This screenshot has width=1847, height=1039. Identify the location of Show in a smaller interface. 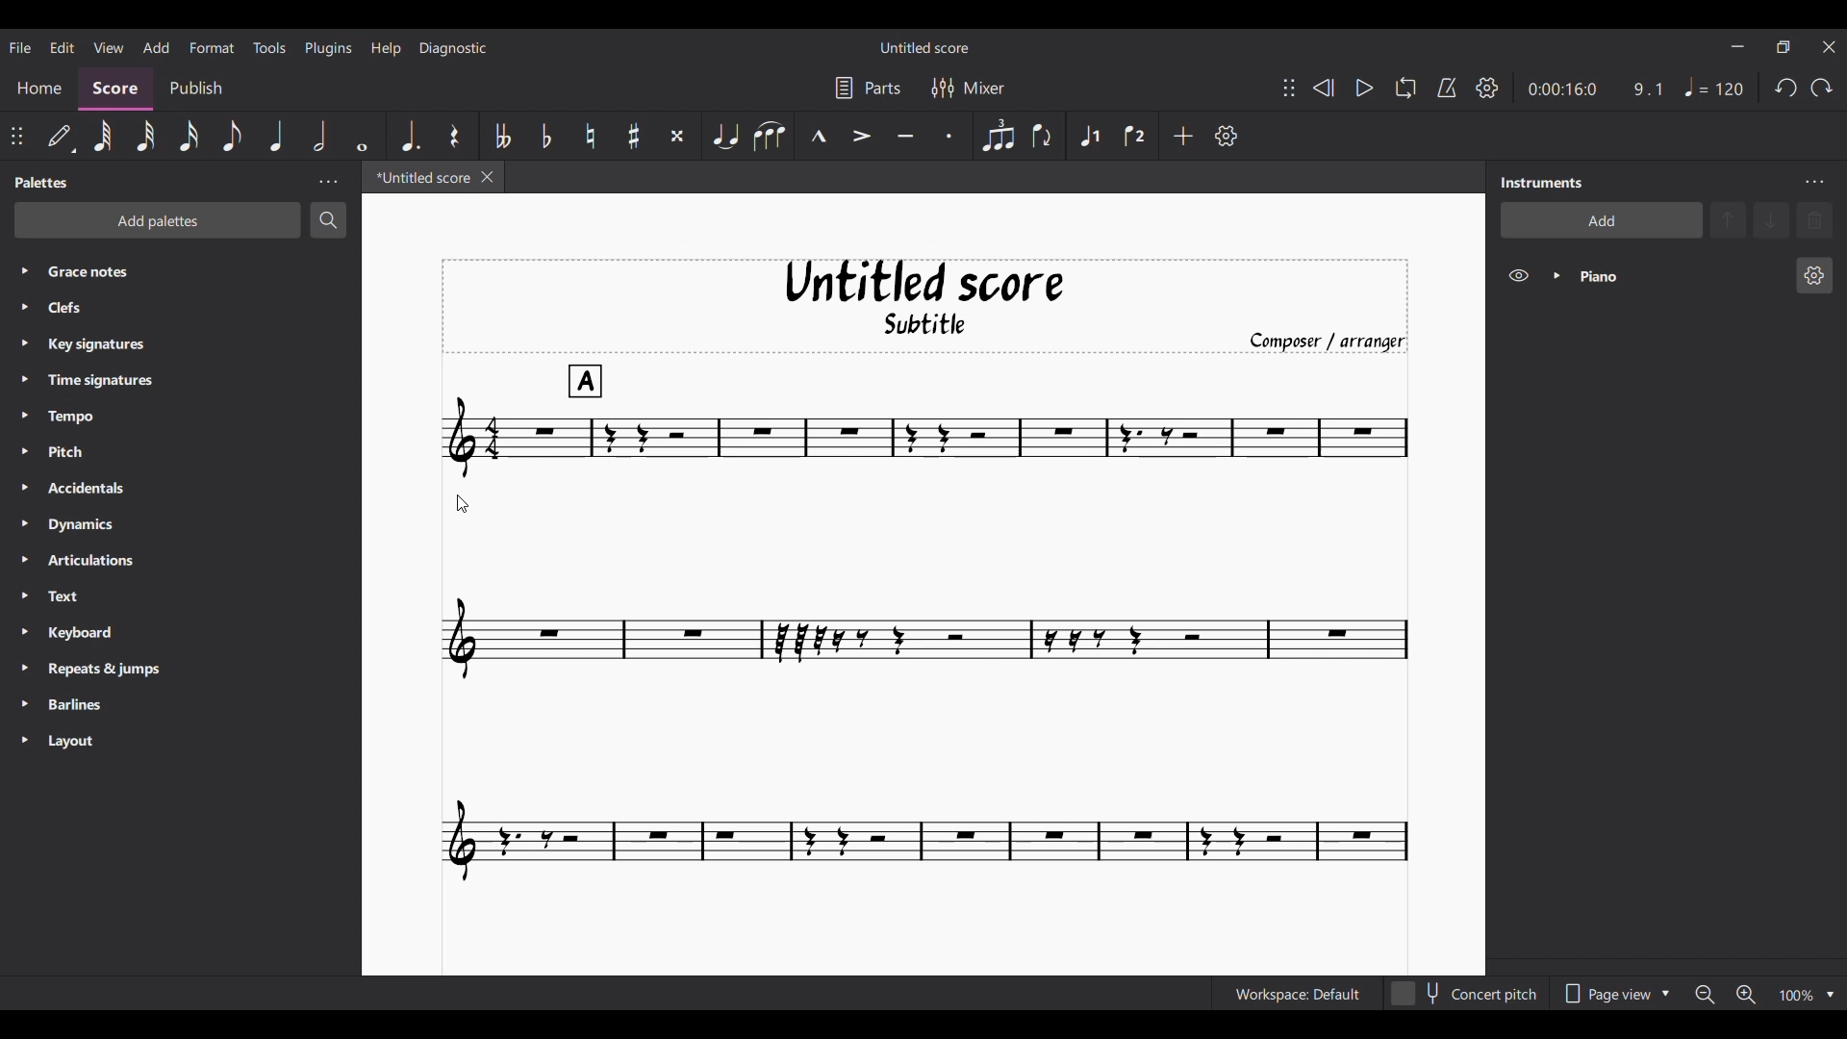
(1783, 47).